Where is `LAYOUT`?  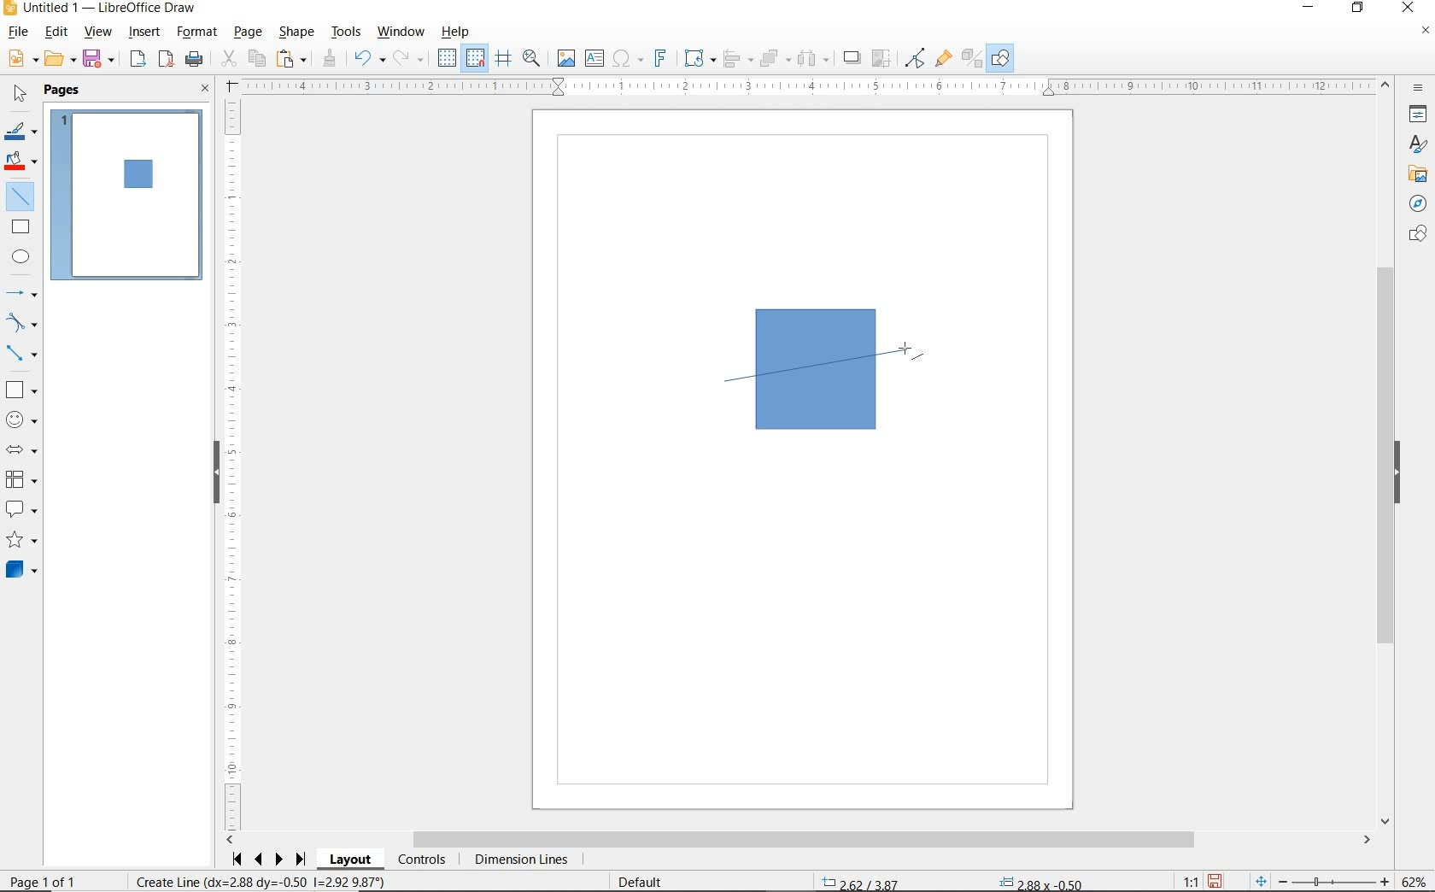
LAYOUT is located at coordinates (353, 860).